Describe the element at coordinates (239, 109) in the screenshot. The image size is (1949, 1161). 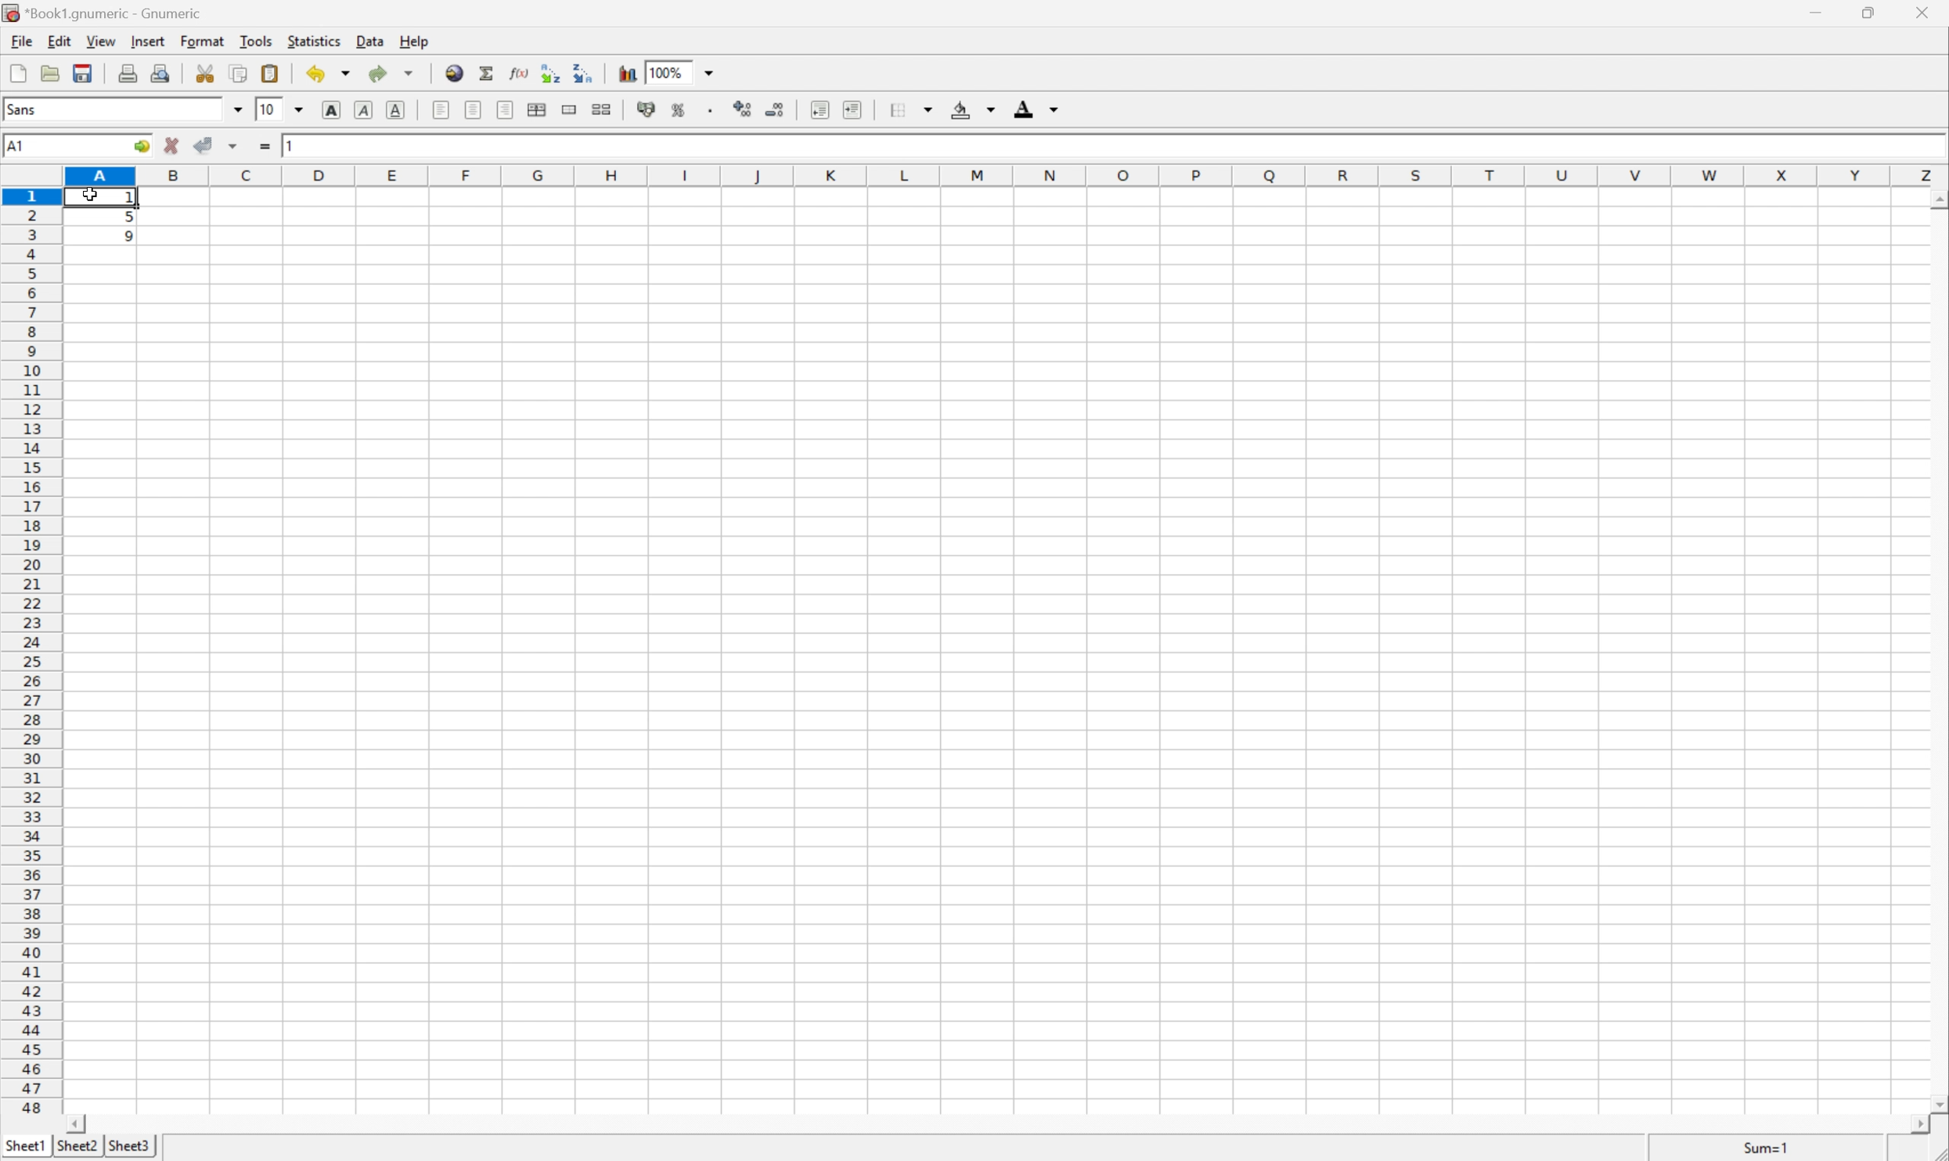
I see `drop down` at that location.